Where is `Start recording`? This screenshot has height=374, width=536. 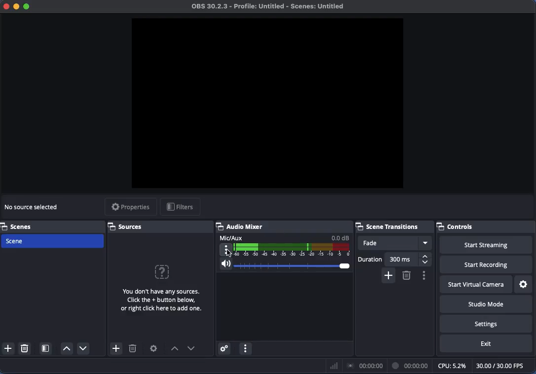
Start recording is located at coordinates (486, 265).